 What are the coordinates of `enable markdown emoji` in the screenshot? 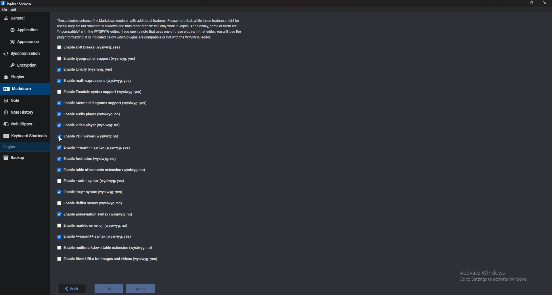 It's located at (95, 226).